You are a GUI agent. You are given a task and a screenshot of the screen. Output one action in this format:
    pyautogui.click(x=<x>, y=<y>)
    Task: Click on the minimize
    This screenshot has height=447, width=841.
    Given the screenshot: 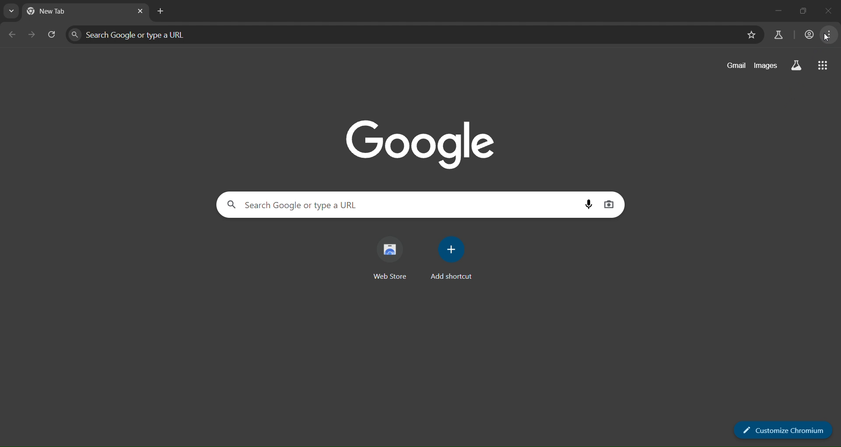 What is the action you would take?
    pyautogui.click(x=771, y=10)
    